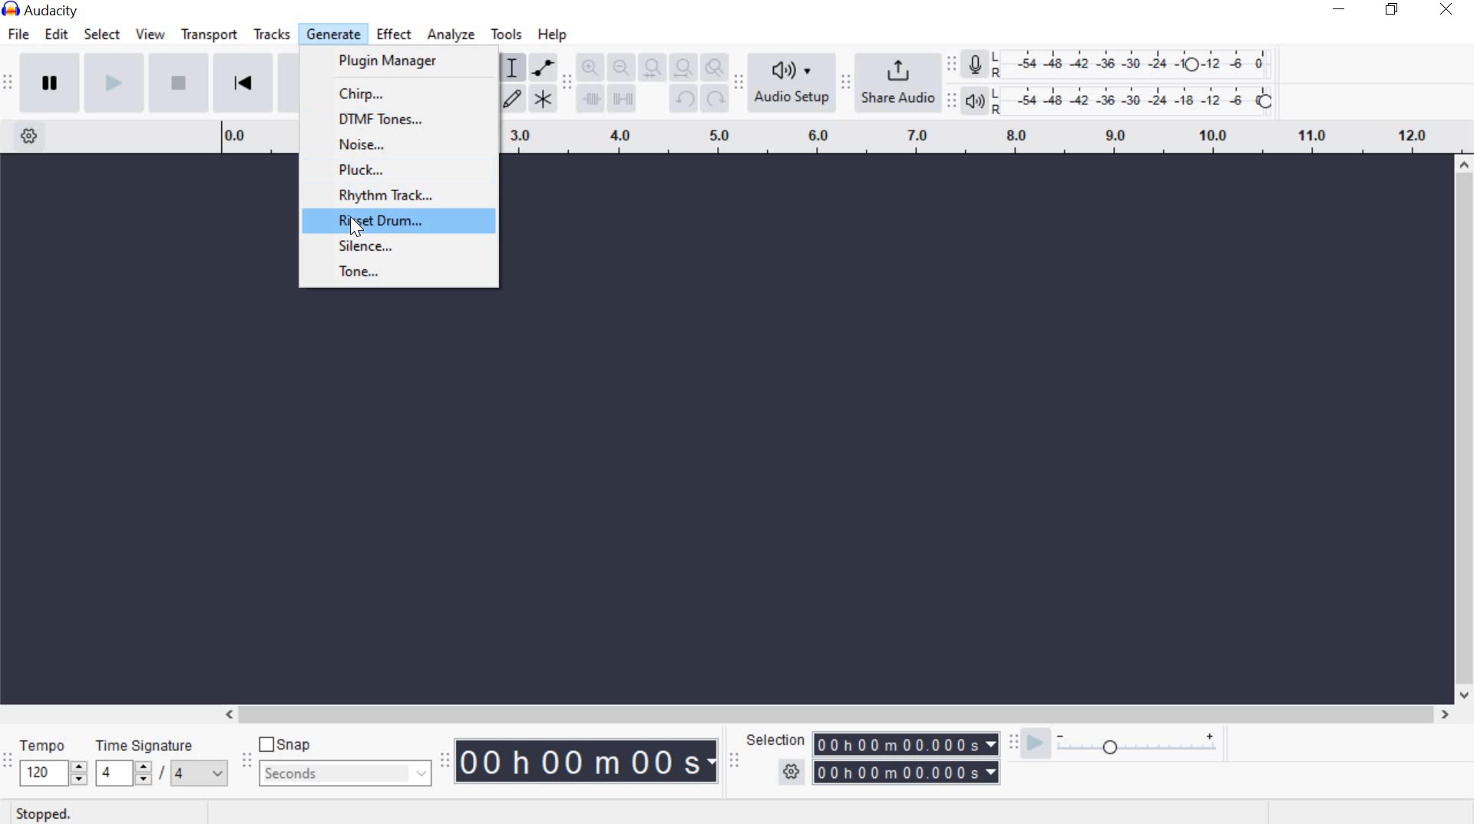  I want to click on Audio Setup, so click(788, 82).